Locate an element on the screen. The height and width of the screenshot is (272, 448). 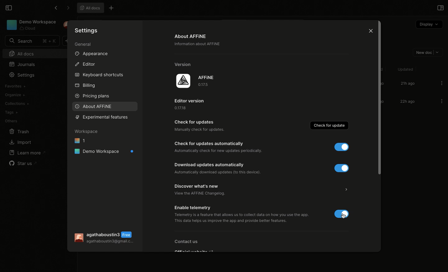
Journals is located at coordinates (24, 64).